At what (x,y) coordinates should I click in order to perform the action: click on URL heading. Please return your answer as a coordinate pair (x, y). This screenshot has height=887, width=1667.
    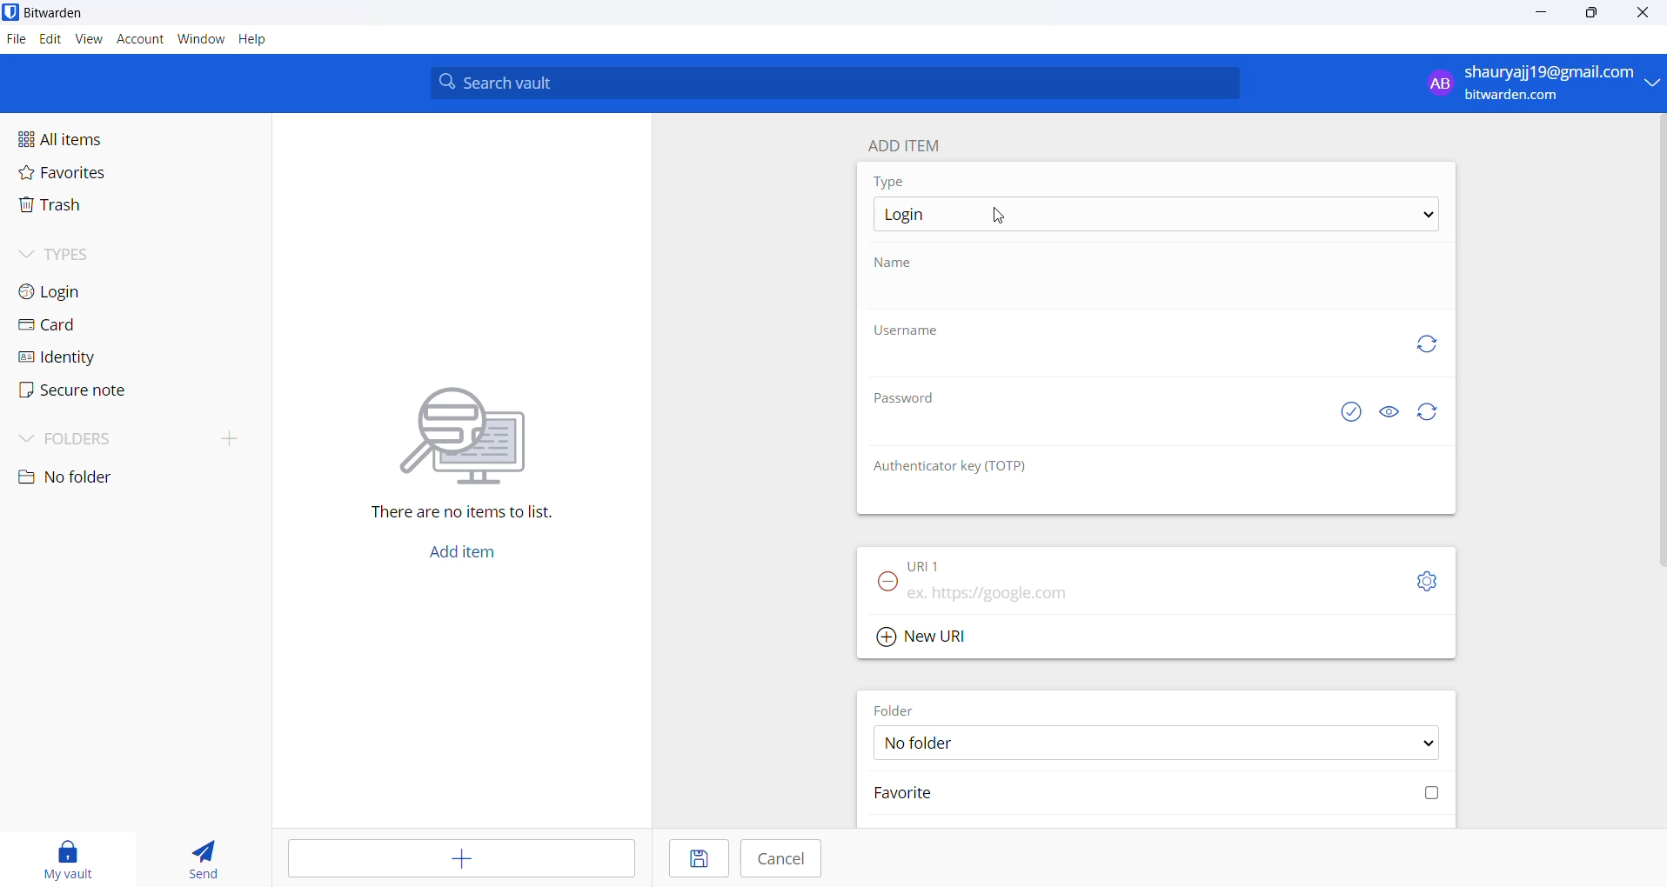
    Looking at the image, I should click on (926, 560).